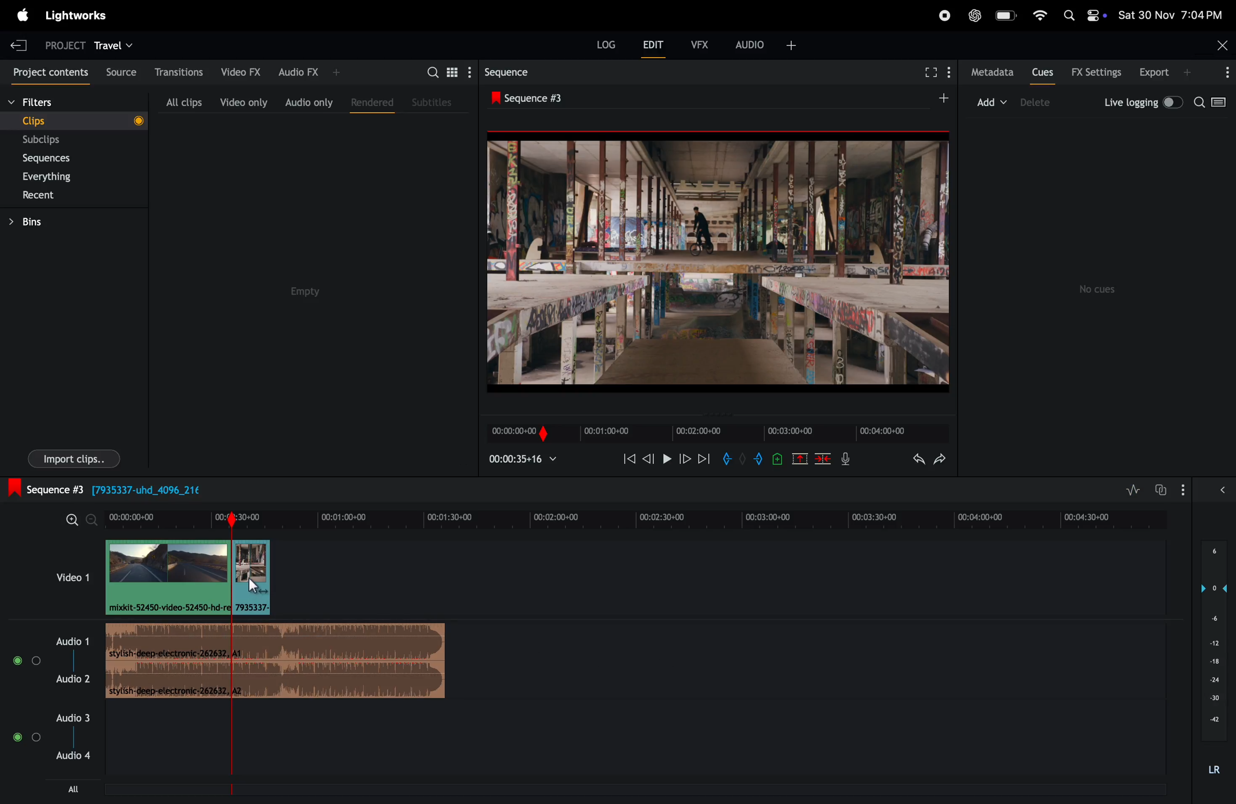 The width and height of the screenshot is (1236, 804). I want to click on output frame, so click(721, 260).